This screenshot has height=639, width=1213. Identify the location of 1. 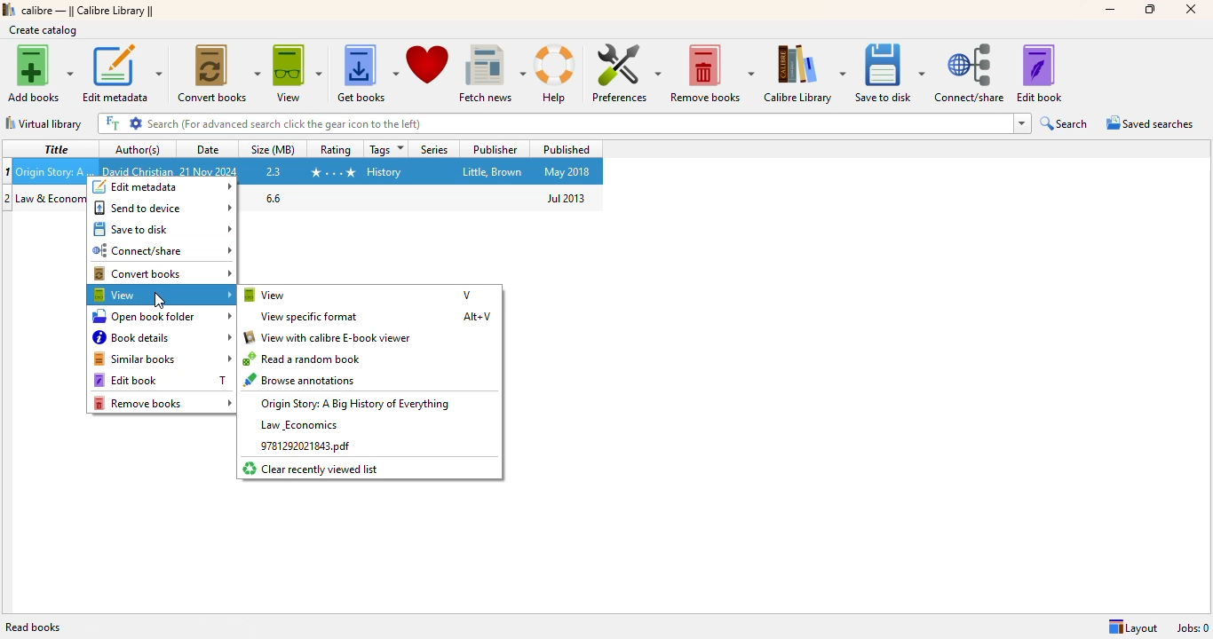
(8, 171).